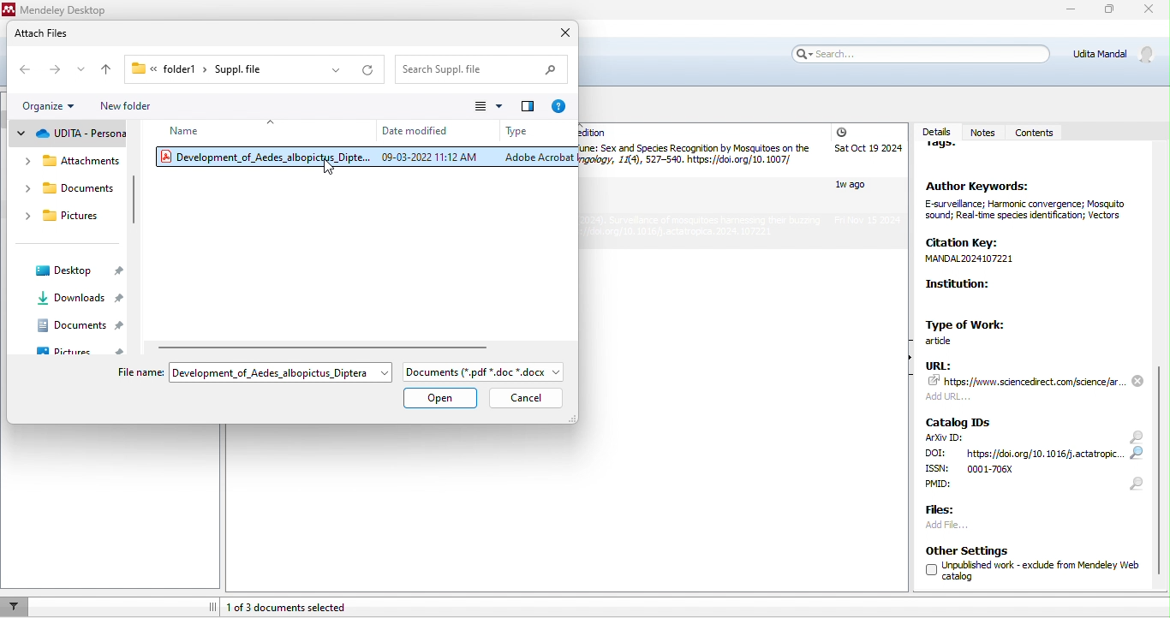  What do you see at coordinates (15, 606) in the screenshot?
I see `filter` at bounding box center [15, 606].